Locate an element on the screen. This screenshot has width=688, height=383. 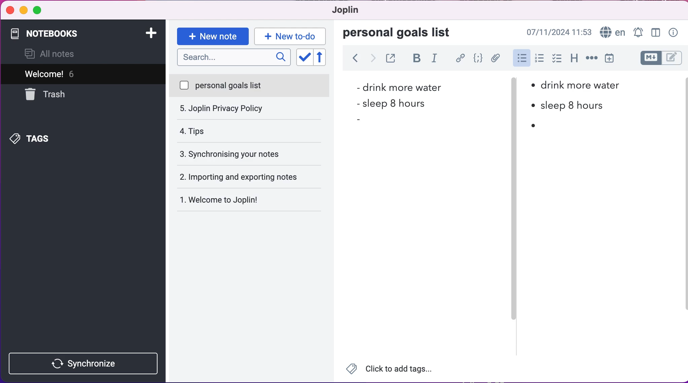
horizontal rule is located at coordinates (590, 61).